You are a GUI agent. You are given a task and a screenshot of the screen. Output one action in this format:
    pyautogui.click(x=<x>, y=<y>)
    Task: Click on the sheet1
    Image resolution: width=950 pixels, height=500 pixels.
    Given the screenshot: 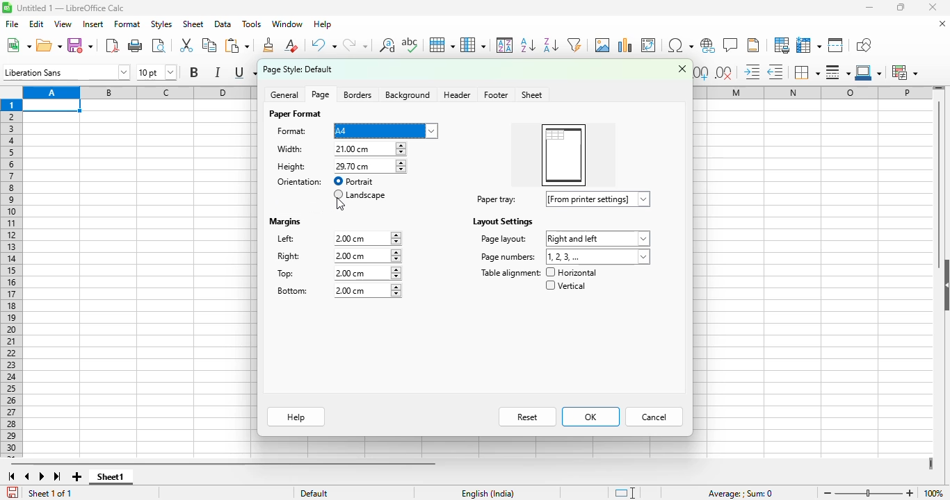 What is the action you would take?
    pyautogui.click(x=112, y=477)
    